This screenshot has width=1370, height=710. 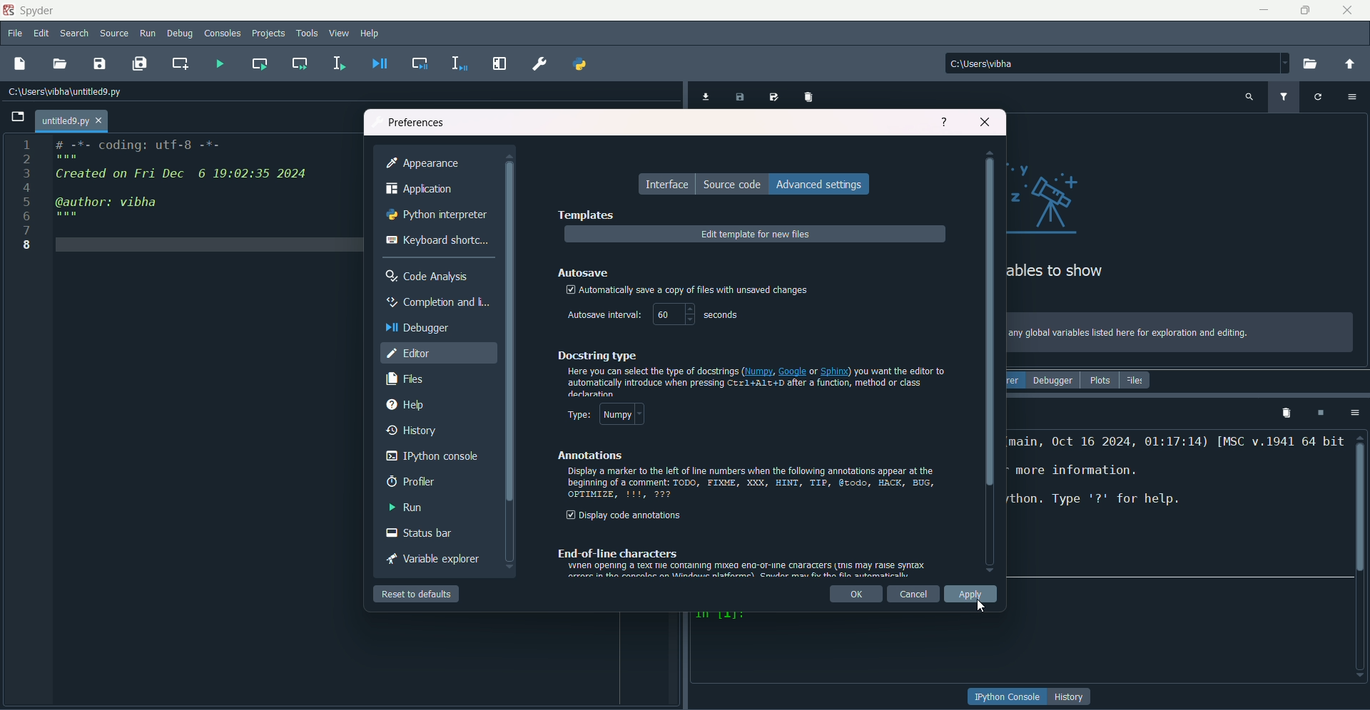 What do you see at coordinates (1057, 196) in the screenshot?
I see `graphics` at bounding box center [1057, 196].